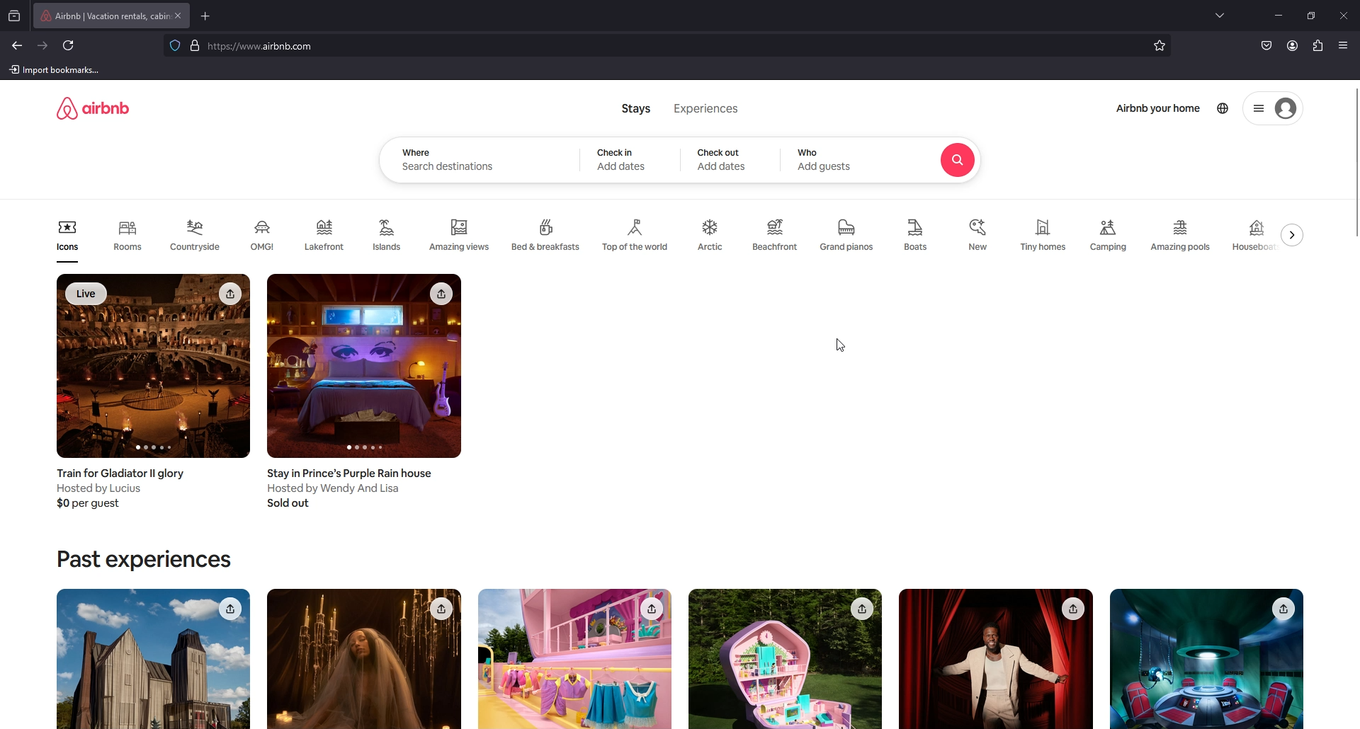 The width and height of the screenshot is (1360, 729). What do you see at coordinates (1224, 108) in the screenshot?
I see `world` at bounding box center [1224, 108].